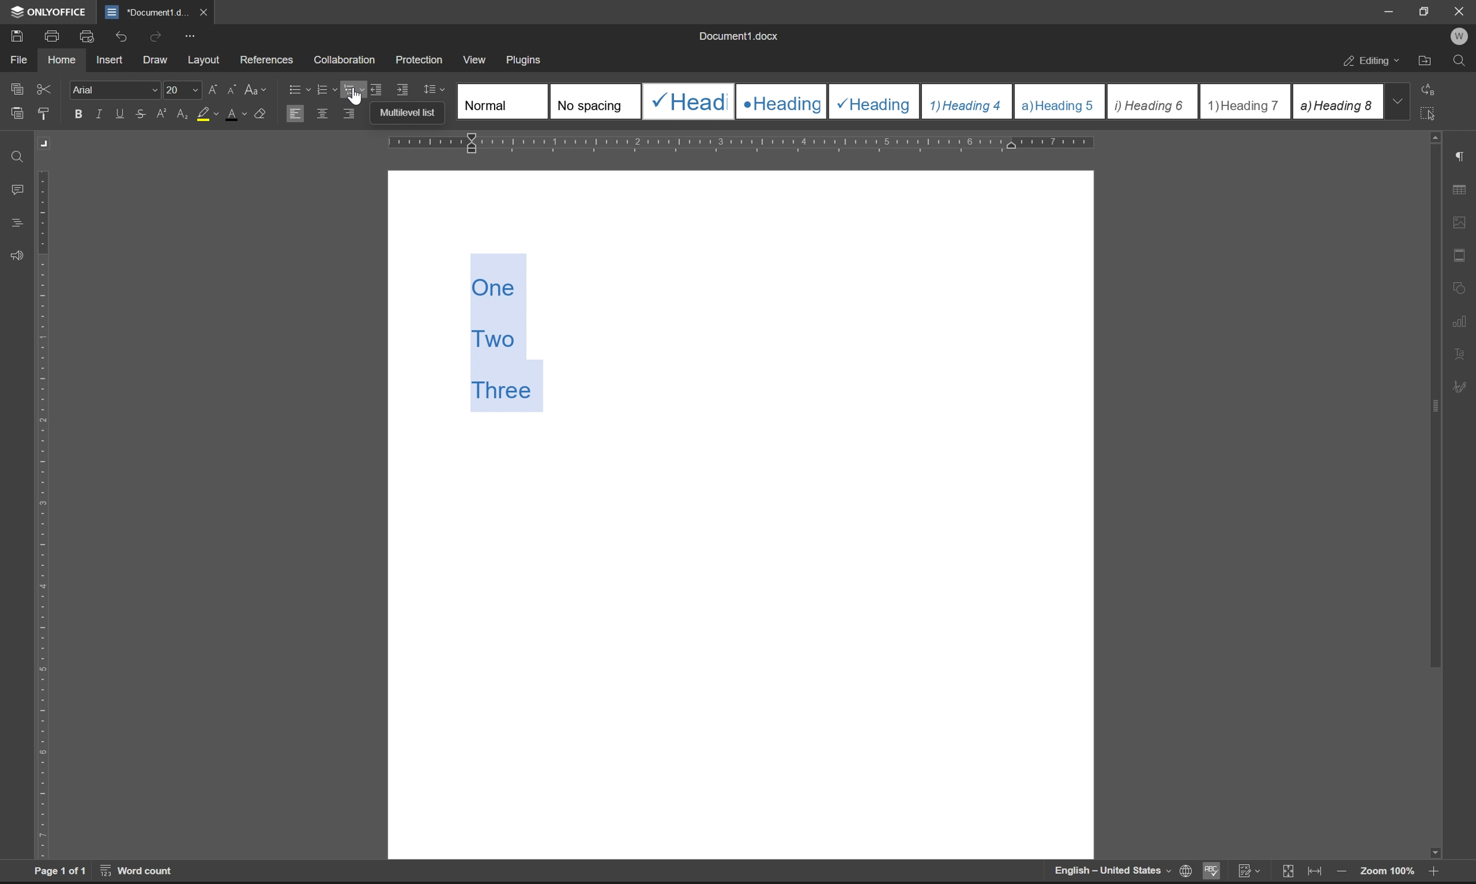 Image resolution: width=1476 pixels, height=884 pixels. I want to click on track changes, so click(1248, 871).